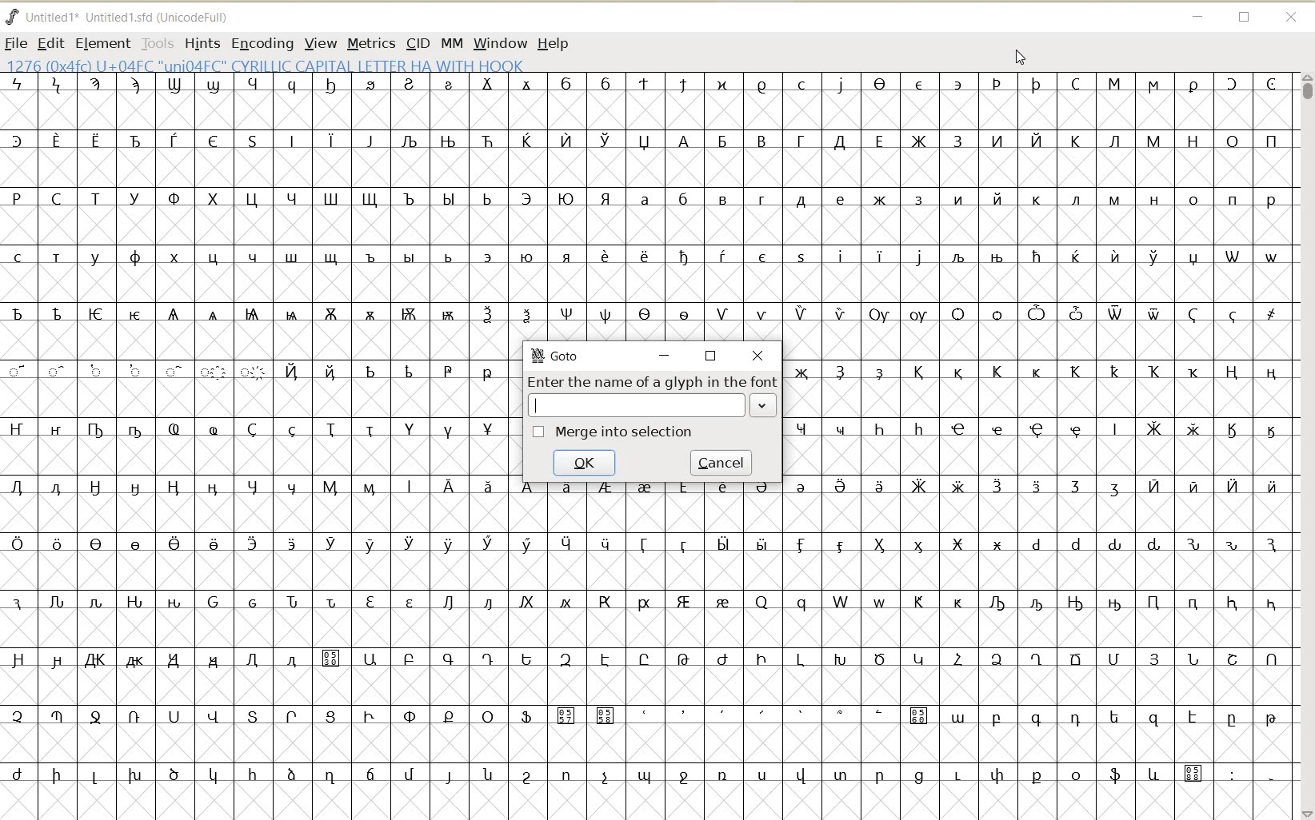 The height and width of the screenshot is (820, 1315). Describe the element at coordinates (371, 42) in the screenshot. I see `METRICS` at that location.